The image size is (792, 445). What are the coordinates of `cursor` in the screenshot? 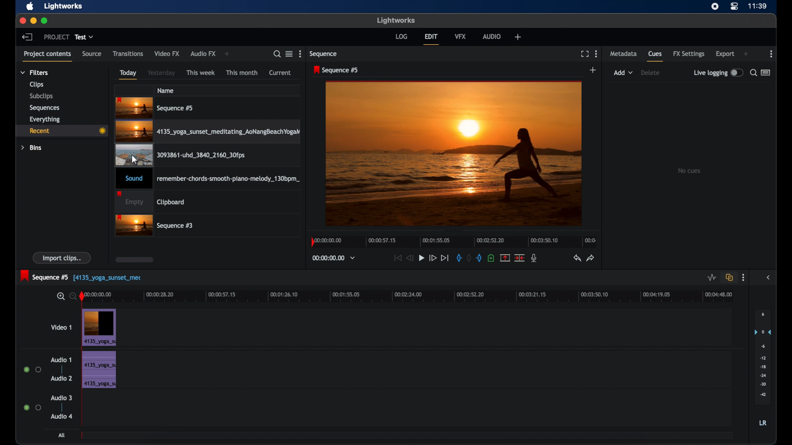 It's located at (136, 159).